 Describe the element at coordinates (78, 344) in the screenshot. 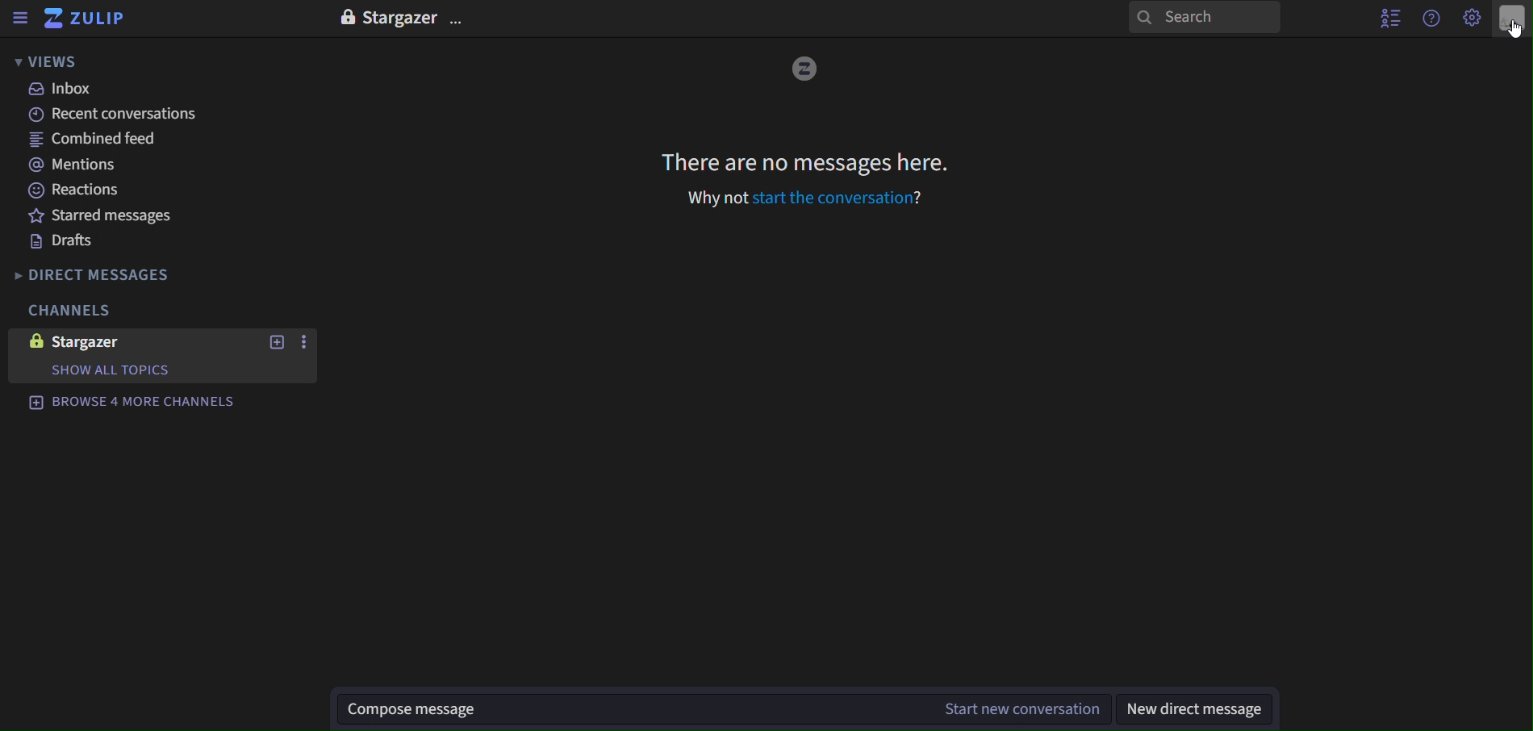

I see `stargazer` at that location.